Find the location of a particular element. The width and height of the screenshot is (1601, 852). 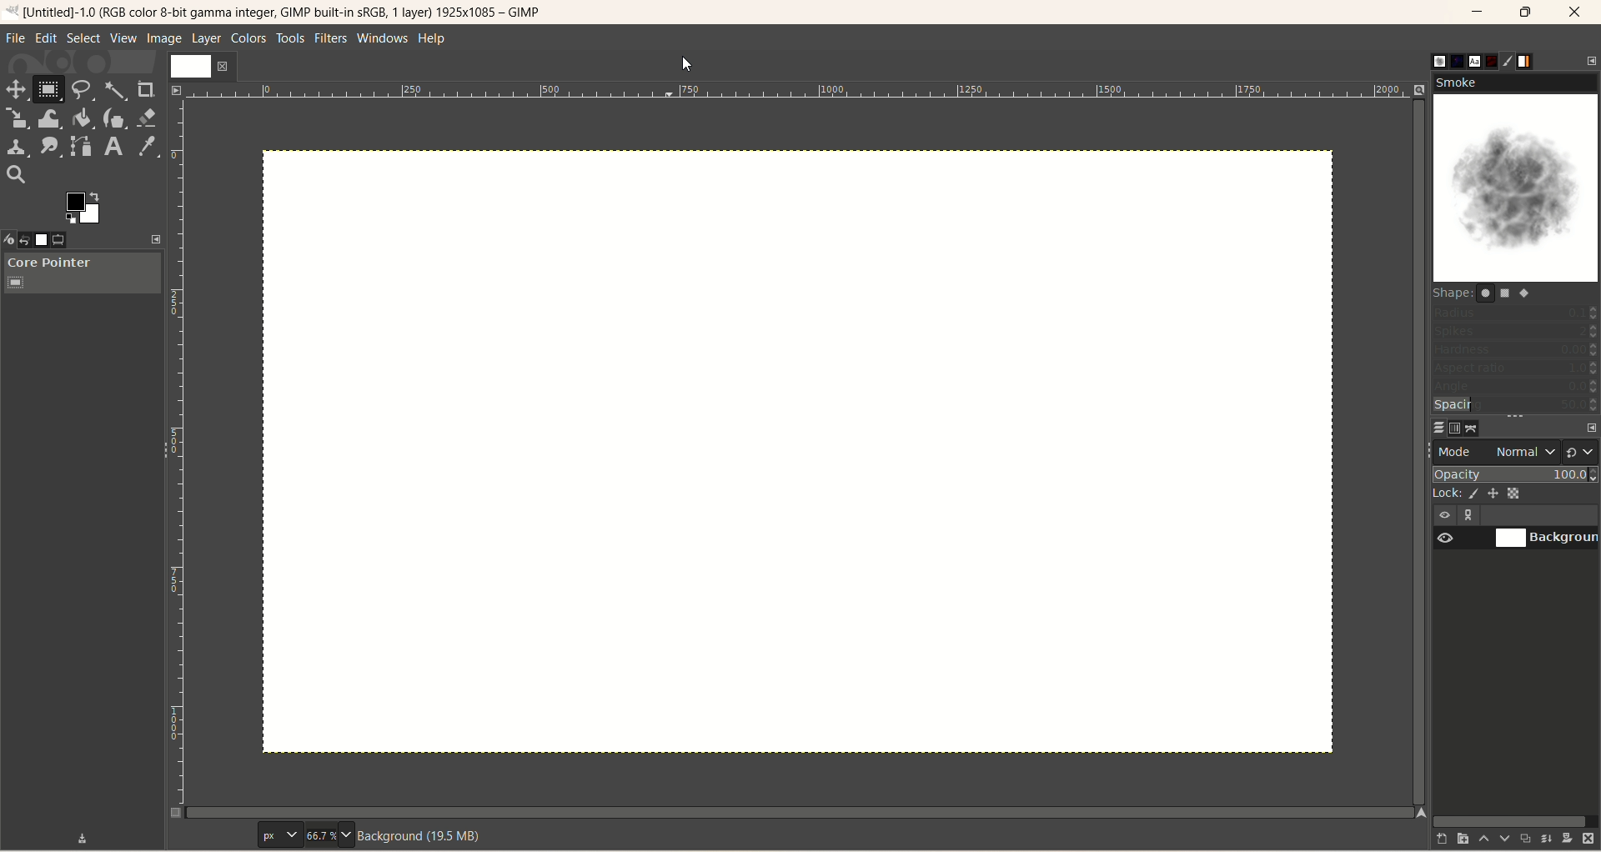

canvas is located at coordinates (796, 450).